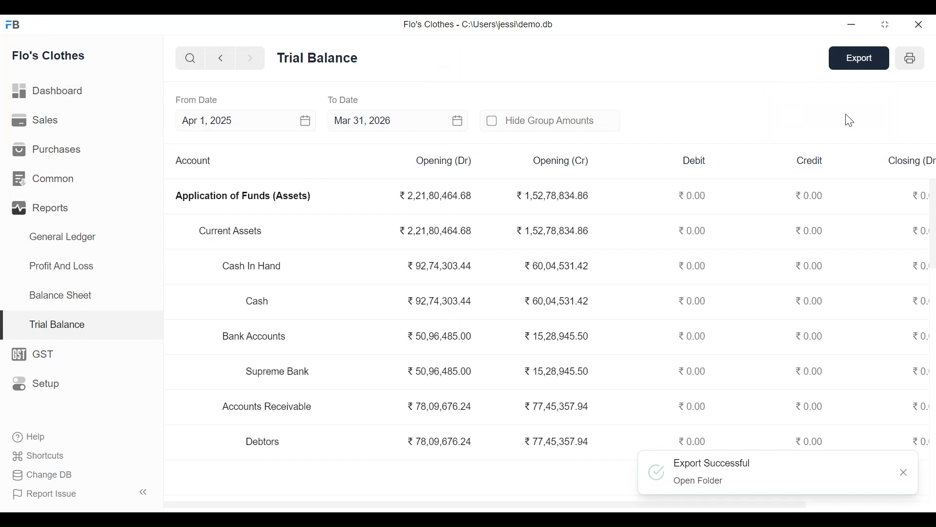 The image size is (936, 527). I want to click on Reparts, so click(42, 207).